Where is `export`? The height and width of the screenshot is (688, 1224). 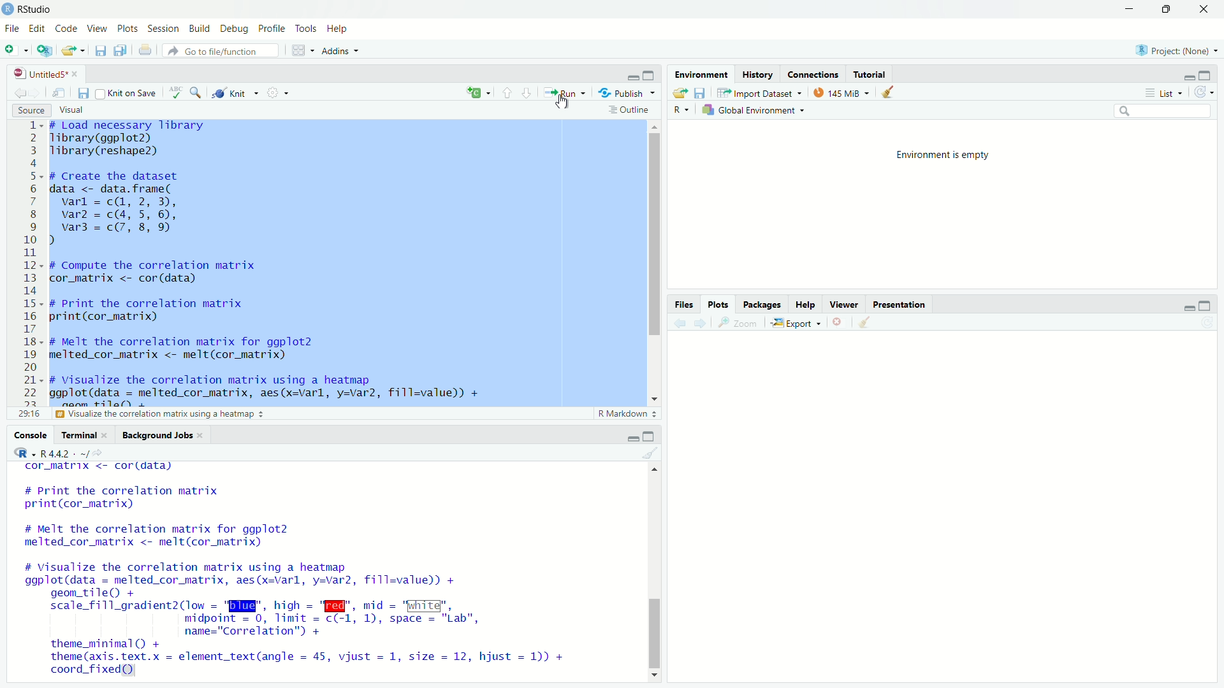 export is located at coordinates (797, 322).